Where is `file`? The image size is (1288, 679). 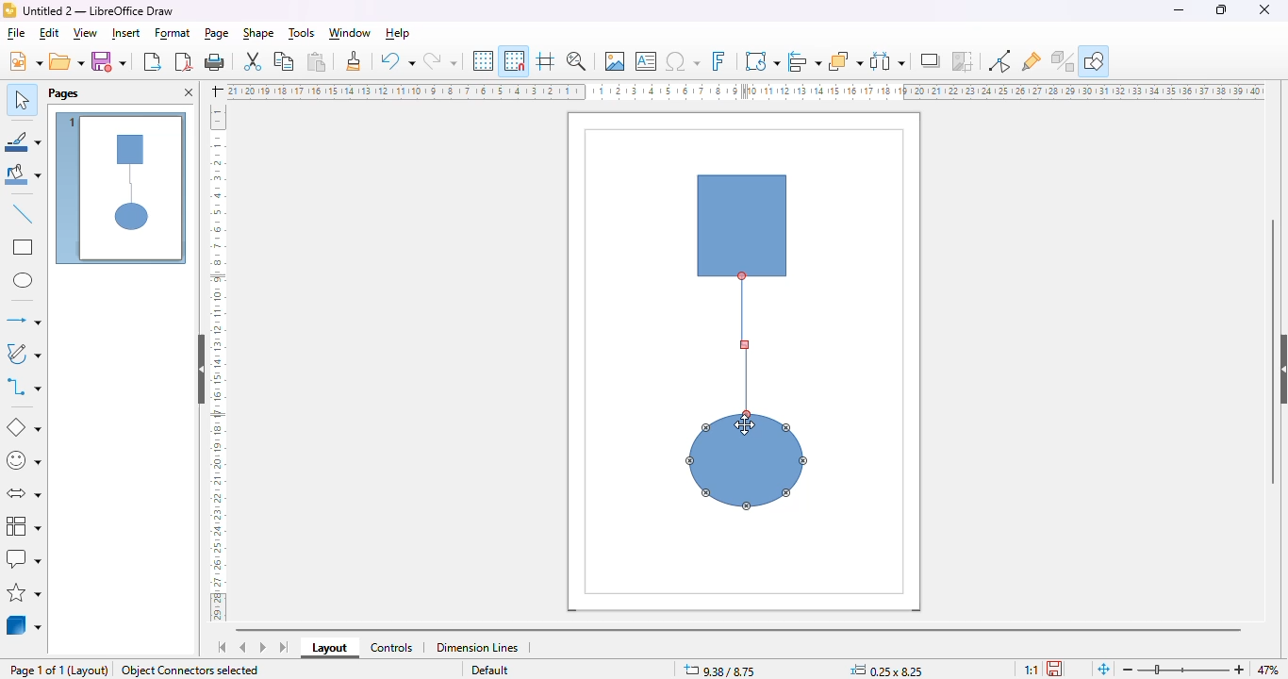
file is located at coordinates (17, 34).